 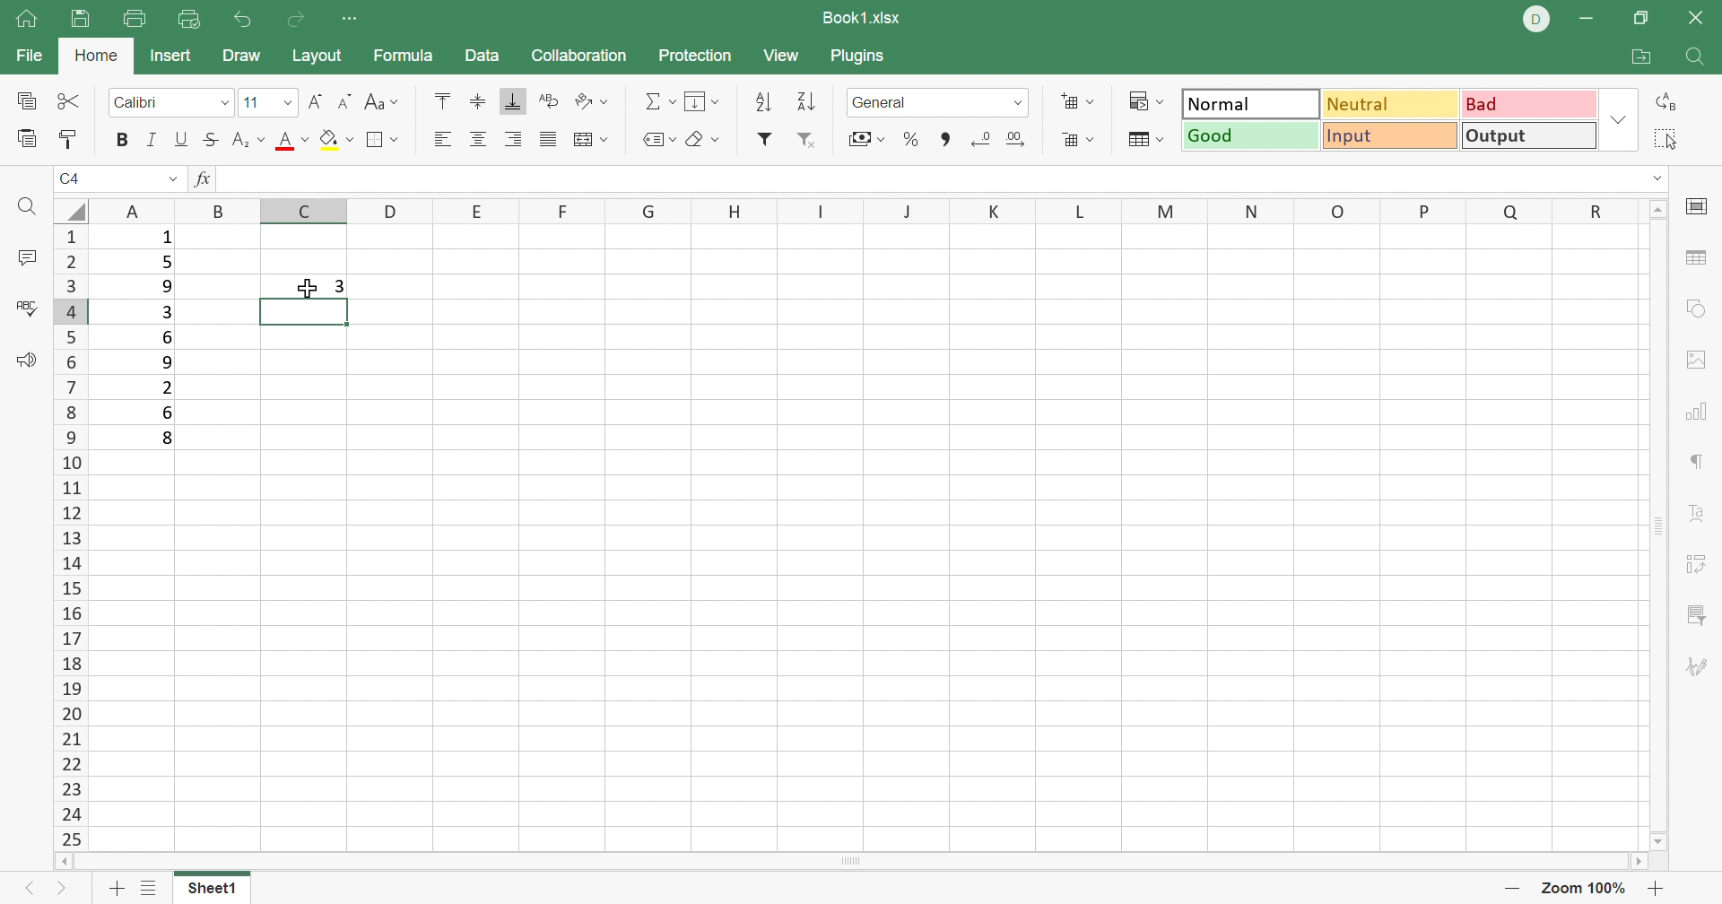 I want to click on Drop down, so click(x=176, y=177).